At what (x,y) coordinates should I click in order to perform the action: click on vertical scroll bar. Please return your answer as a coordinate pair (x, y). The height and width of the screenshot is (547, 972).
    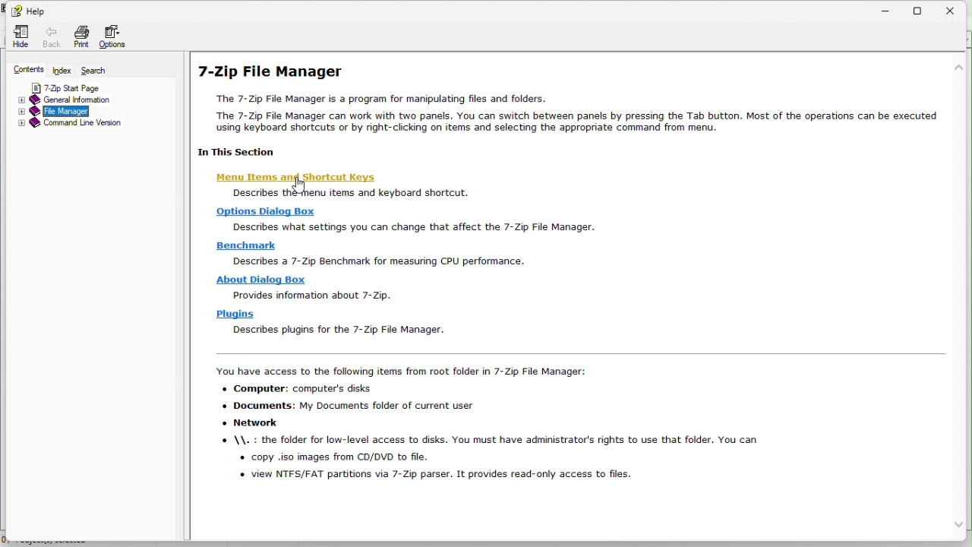
    Looking at the image, I should click on (964, 297).